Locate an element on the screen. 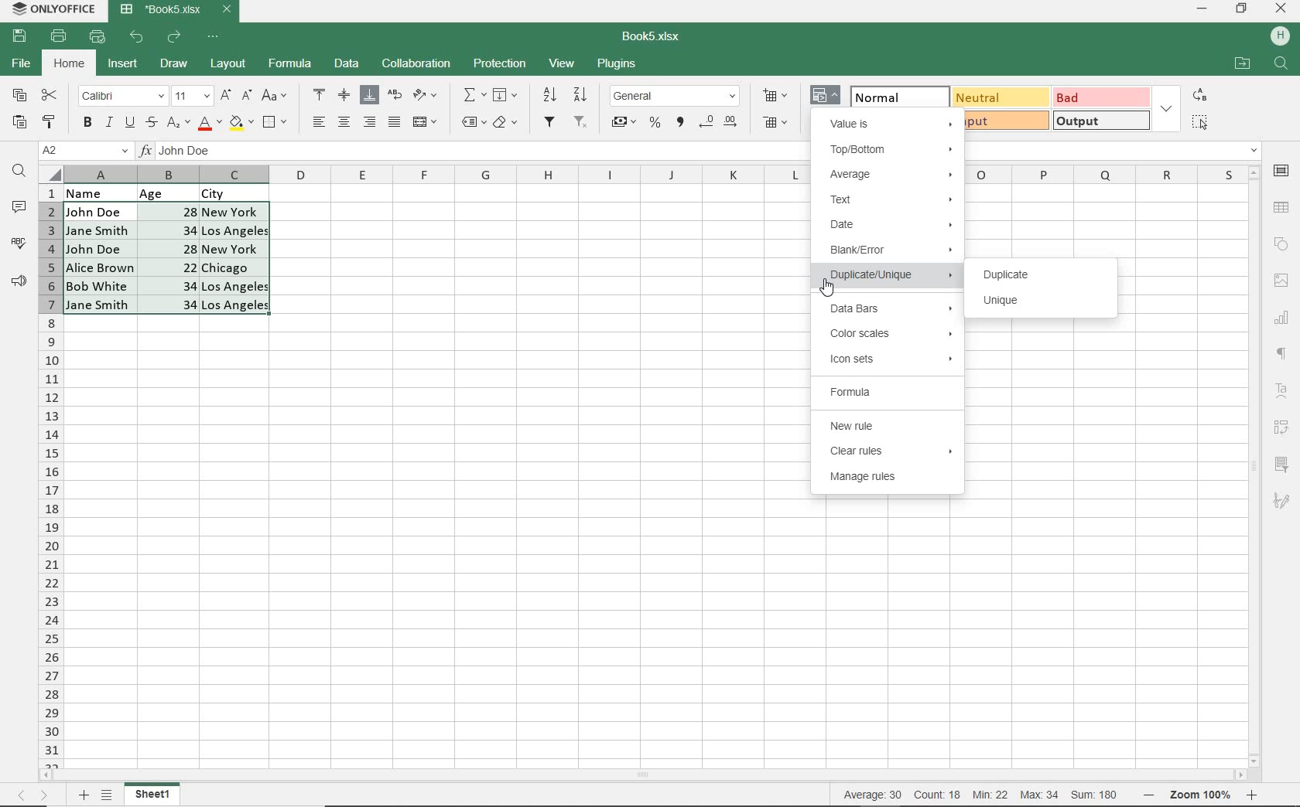  sheet 1 is located at coordinates (153, 795).